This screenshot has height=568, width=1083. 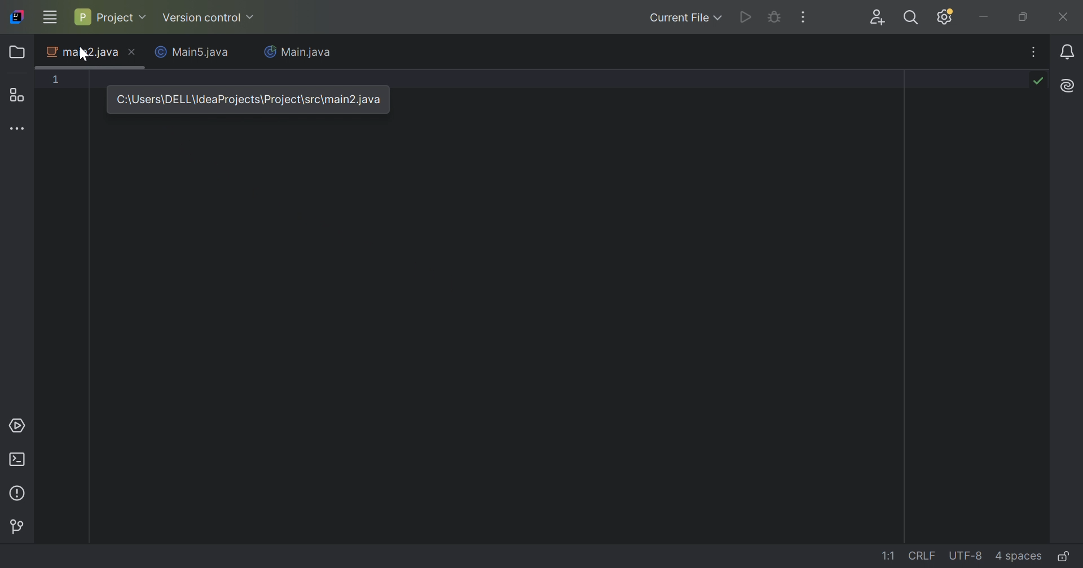 I want to click on Current file, so click(x=685, y=17).